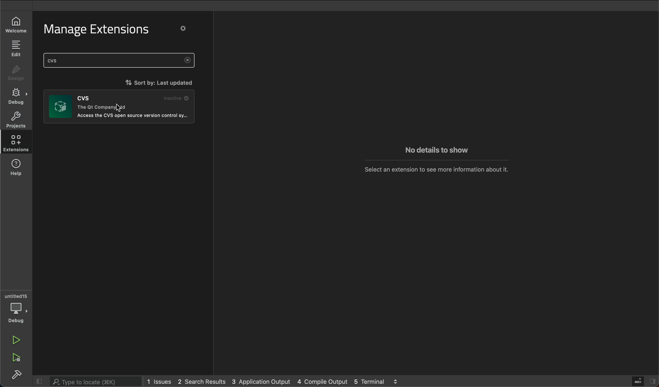 This screenshot has width=659, height=387. Describe the element at coordinates (102, 30) in the screenshot. I see `manage extensions` at that location.